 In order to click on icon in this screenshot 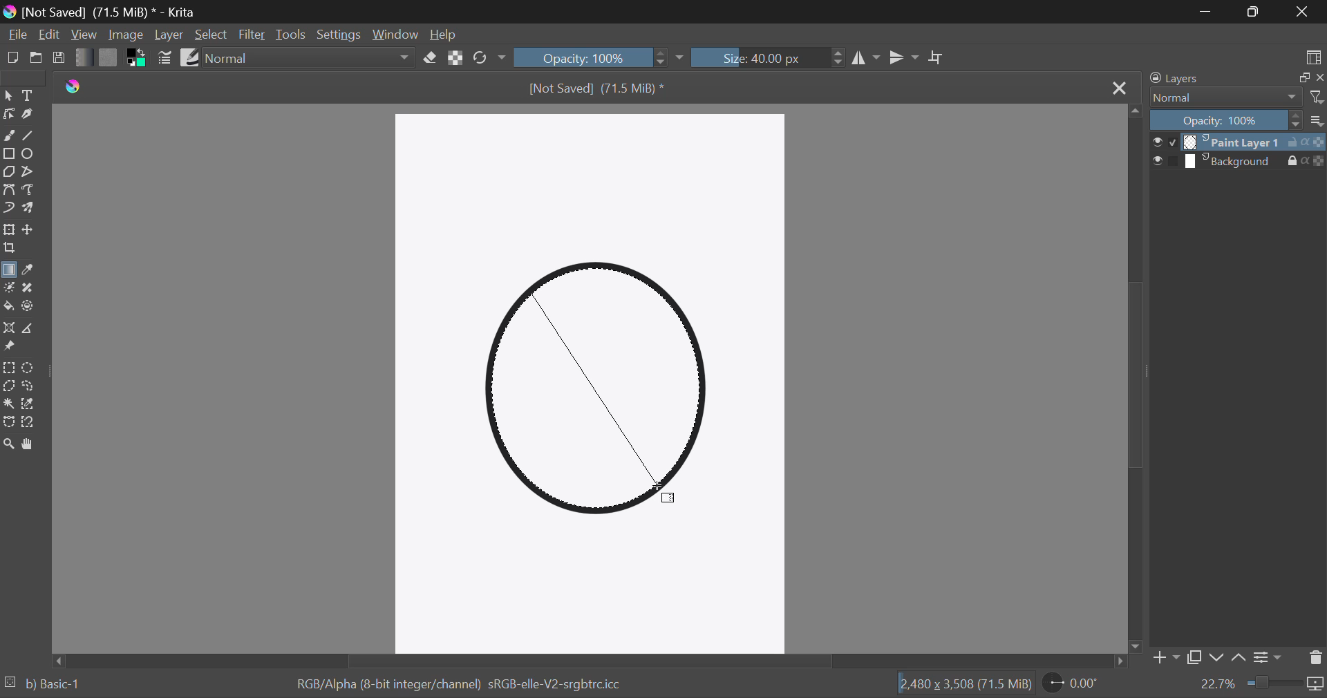, I will do `click(1317, 686)`.